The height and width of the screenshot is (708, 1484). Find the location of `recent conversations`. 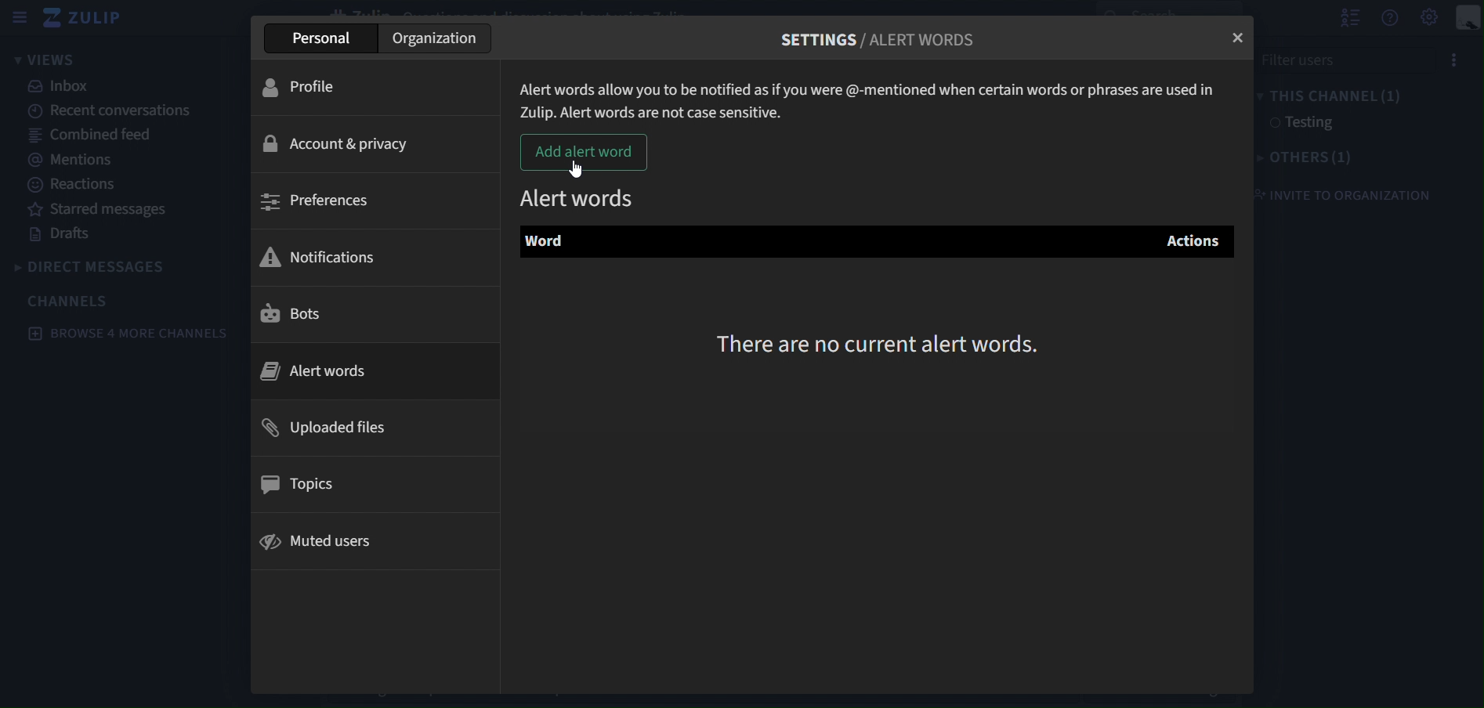

recent conversations is located at coordinates (106, 111).